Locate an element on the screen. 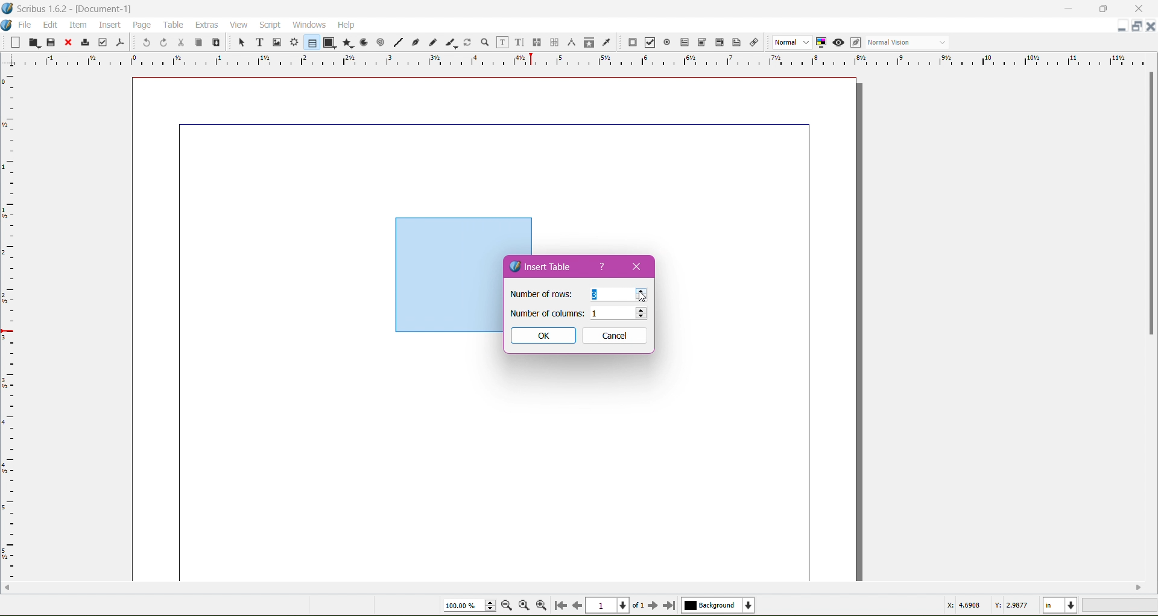 The height and width of the screenshot is (616, 1158). Maximize is located at coordinates (1104, 8).